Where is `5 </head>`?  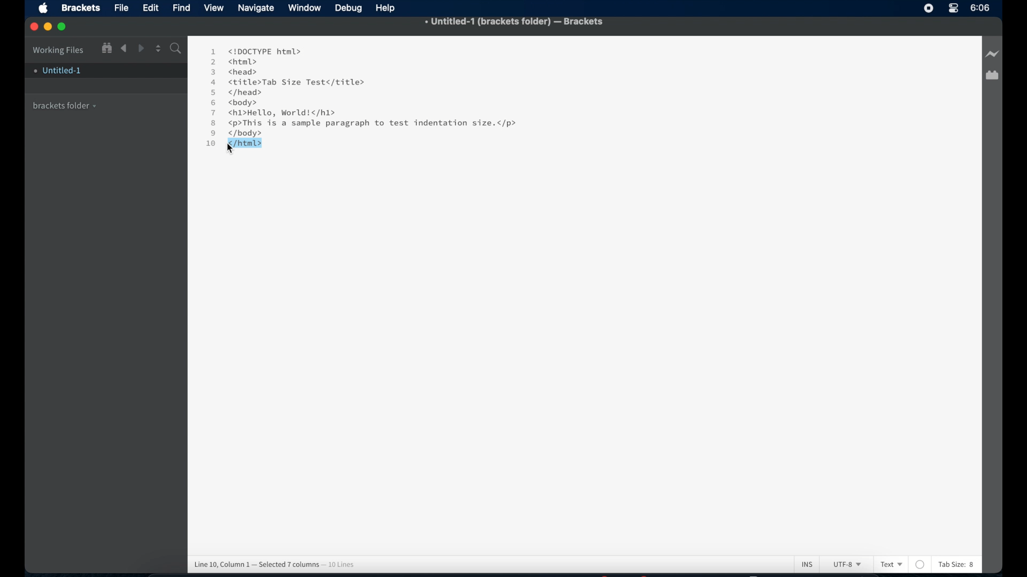 5 </head> is located at coordinates (236, 93).